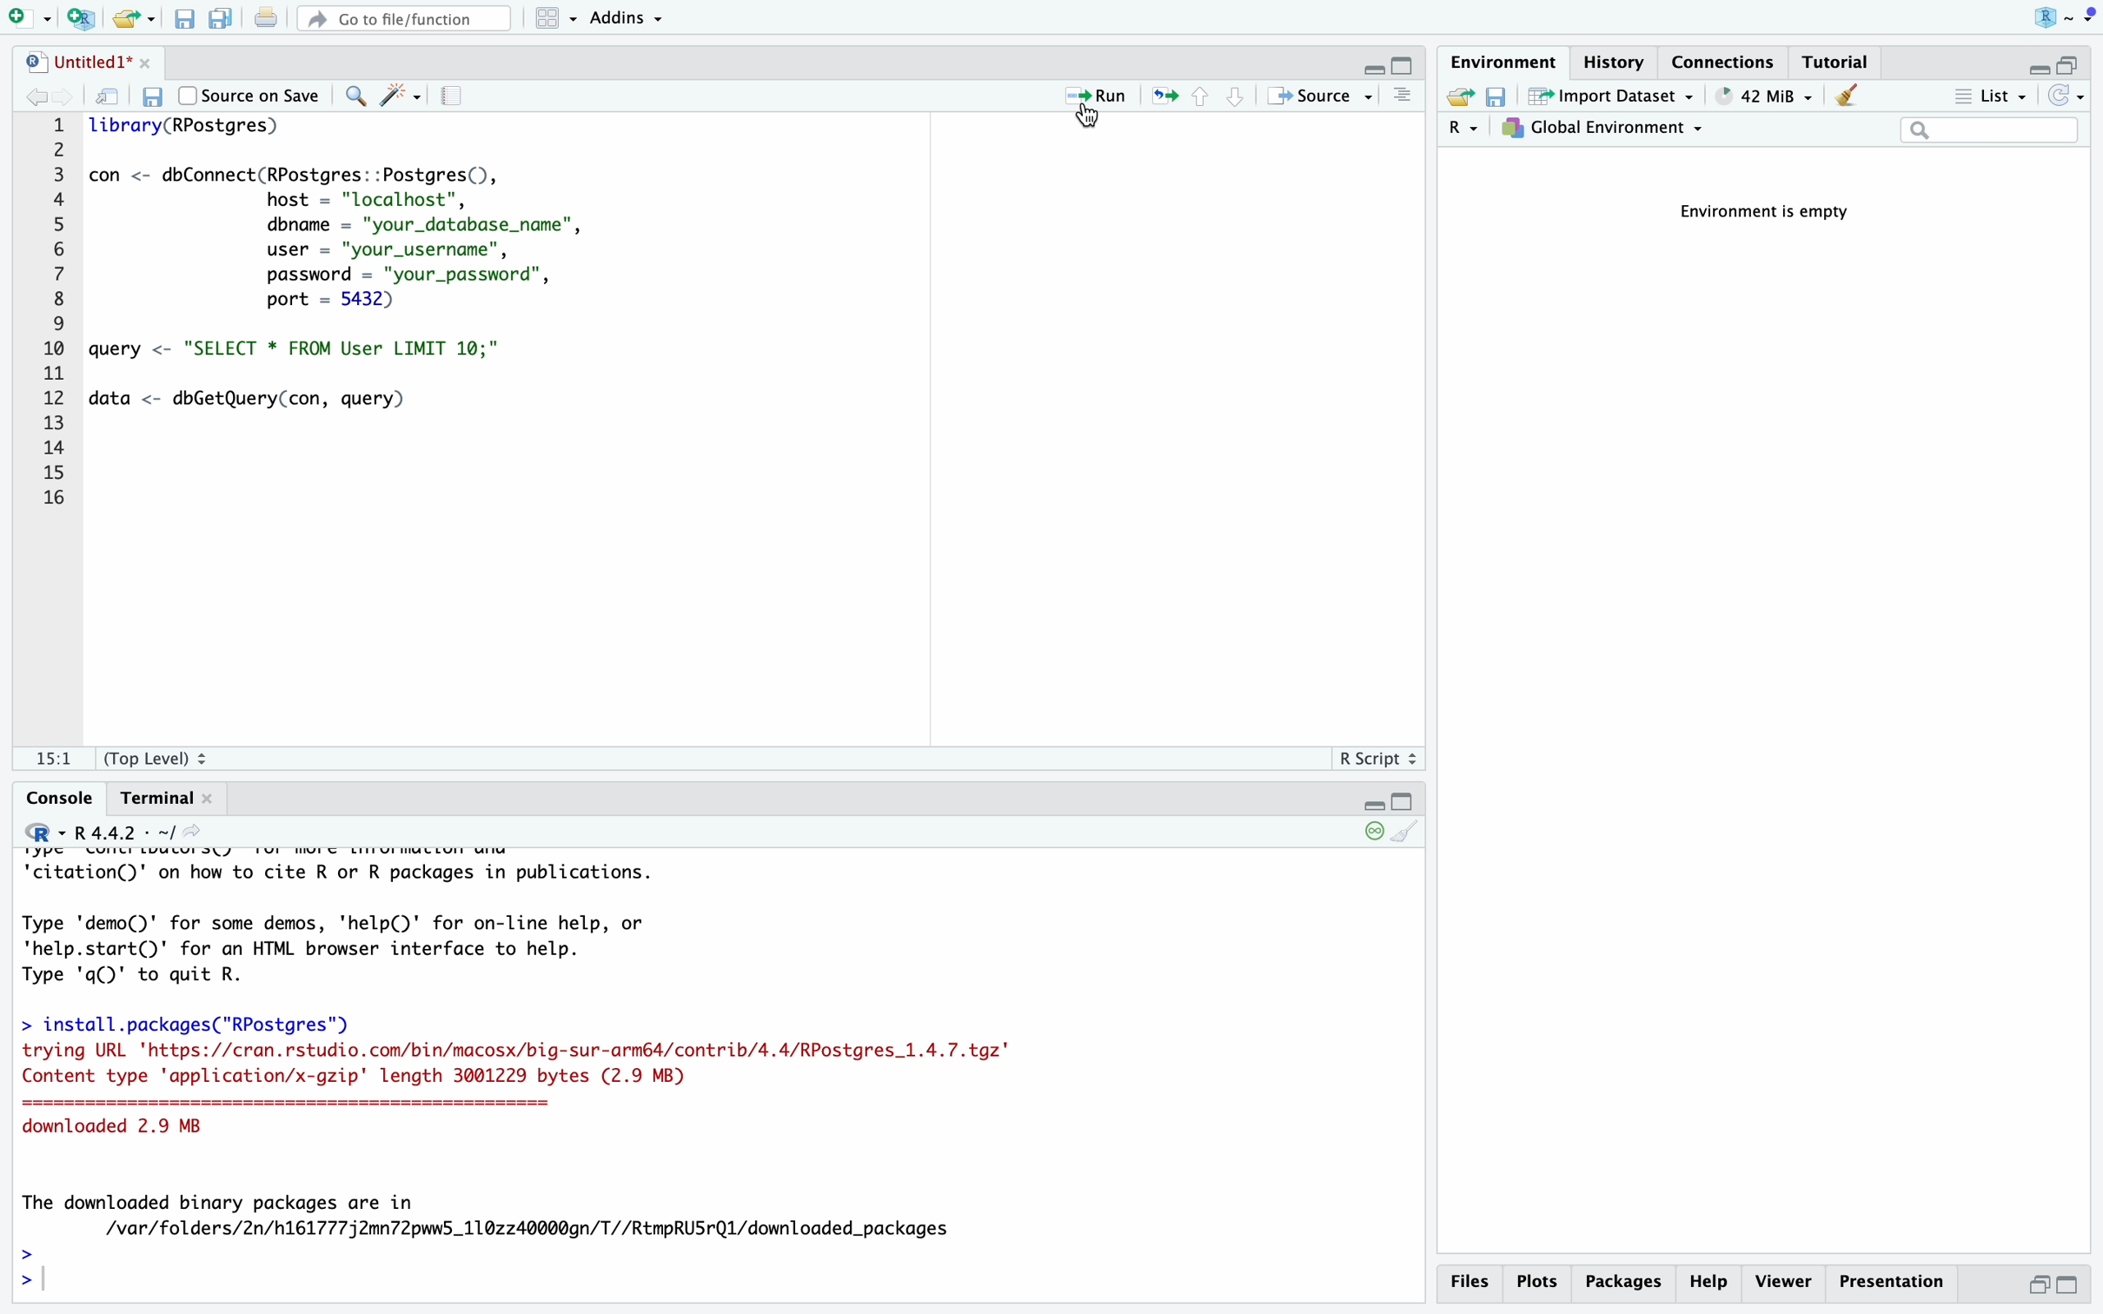 Image resolution: width=2103 pixels, height=1314 pixels. Describe the element at coordinates (1622, 1285) in the screenshot. I see `packages` at that location.